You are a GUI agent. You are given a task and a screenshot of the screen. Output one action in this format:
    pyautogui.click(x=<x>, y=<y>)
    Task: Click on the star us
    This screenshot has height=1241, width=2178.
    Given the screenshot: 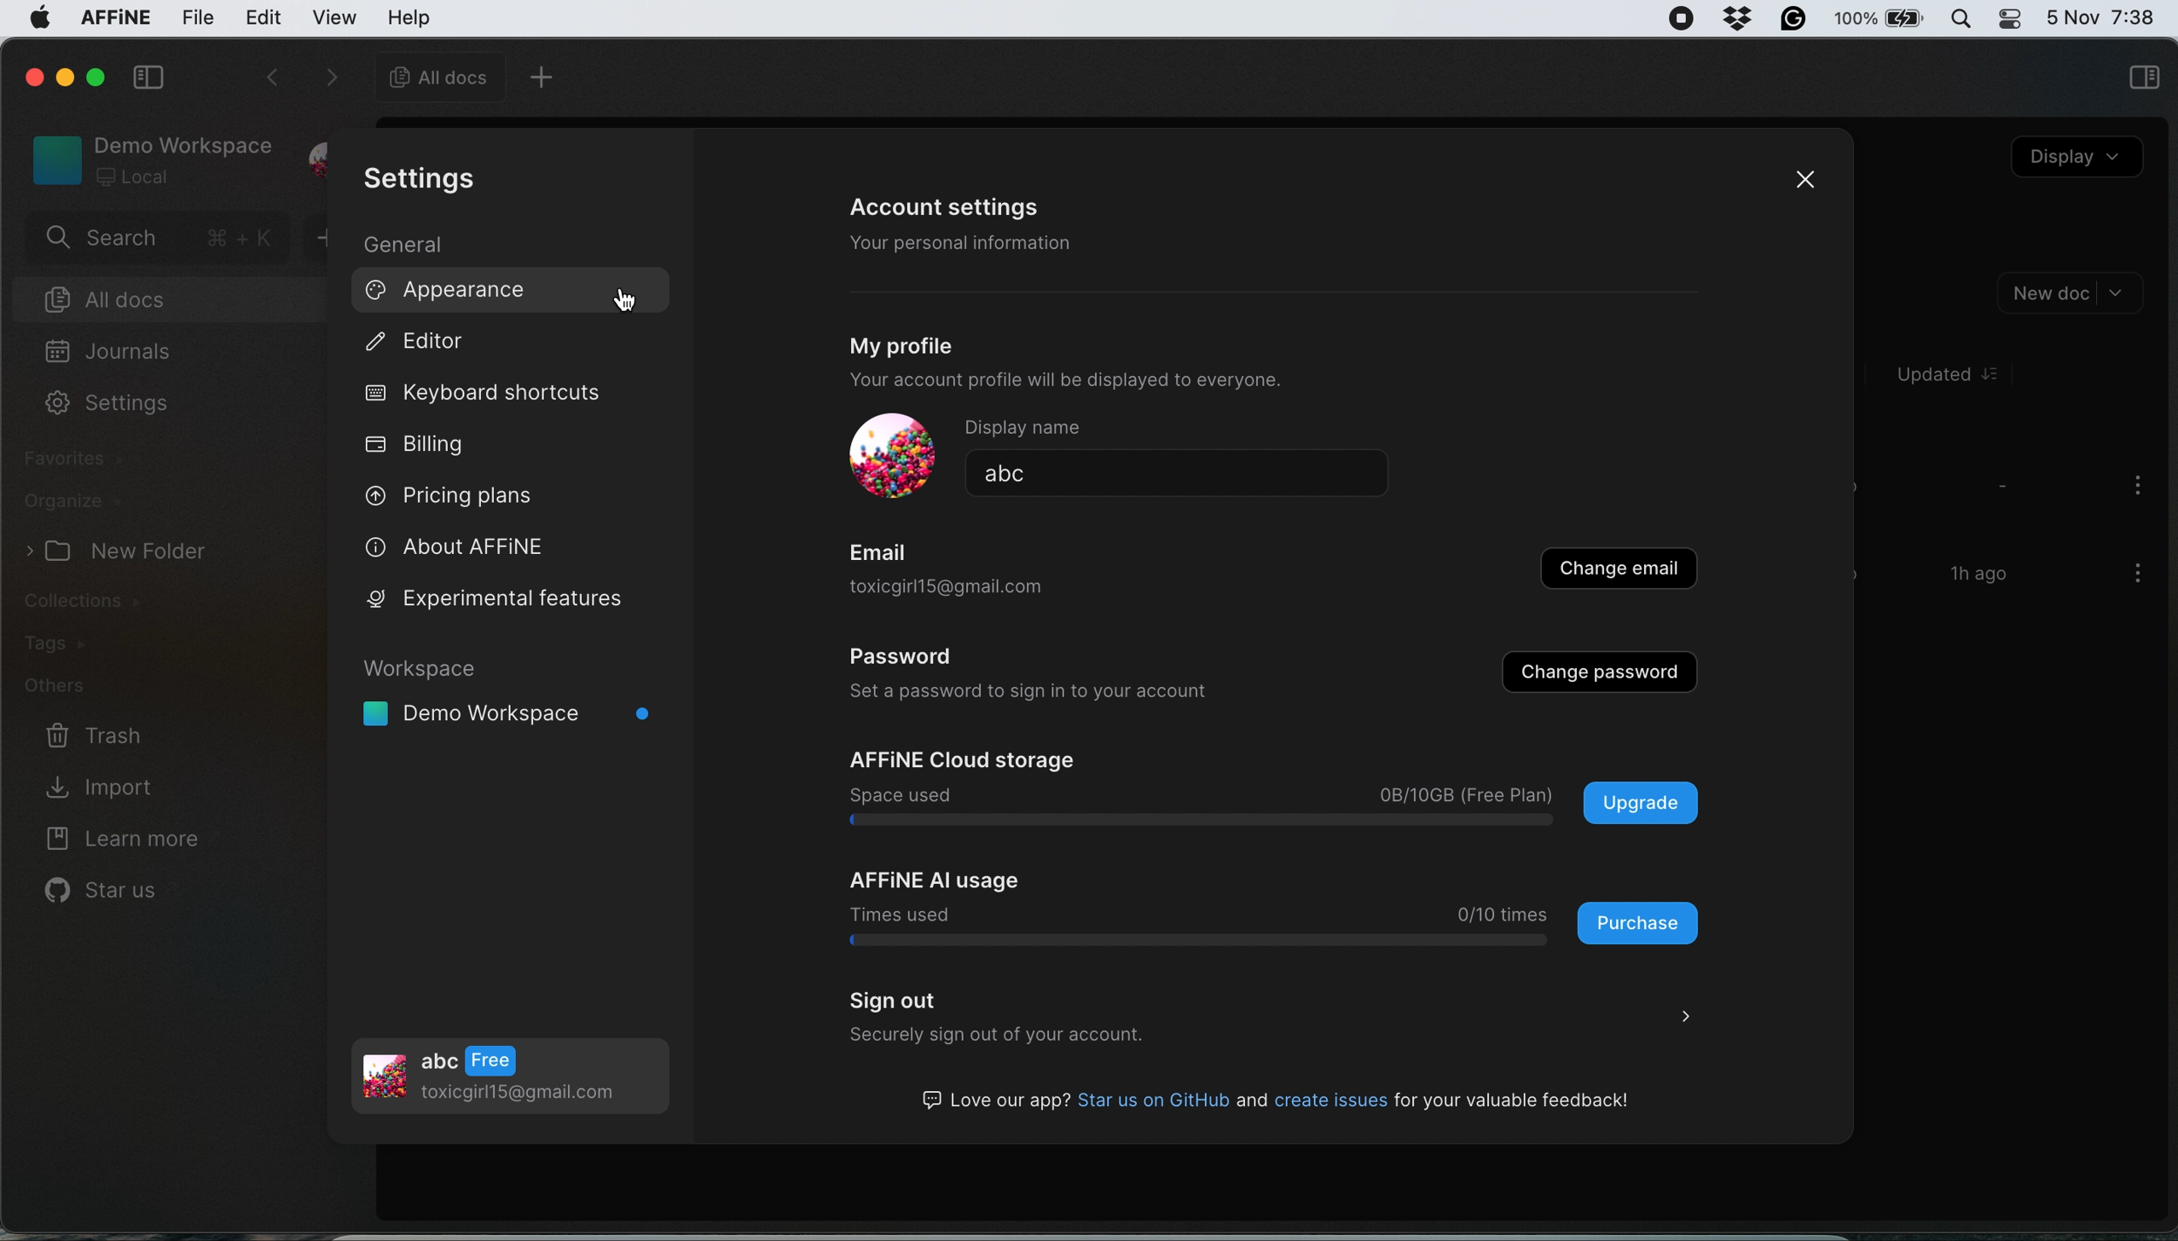 What is the action you would take?
    pyautogui.click(x=105, y=895)
    